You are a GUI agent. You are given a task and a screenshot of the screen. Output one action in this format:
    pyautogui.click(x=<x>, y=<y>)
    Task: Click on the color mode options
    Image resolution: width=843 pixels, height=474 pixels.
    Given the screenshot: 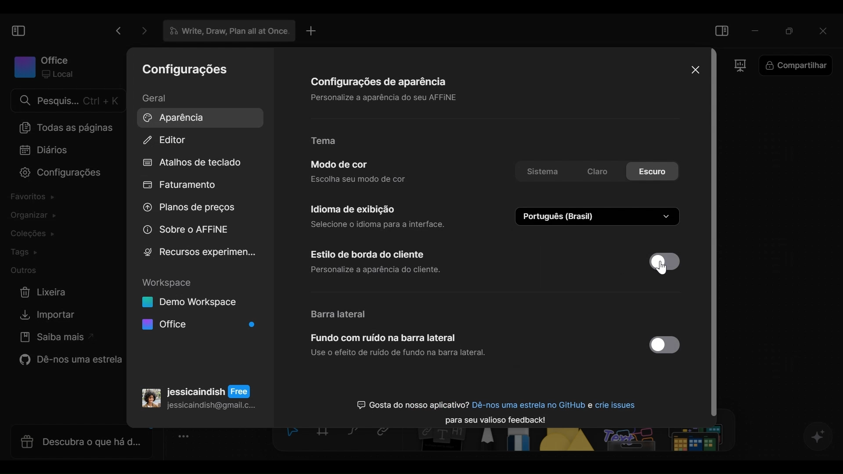 What is the action you would take?
    pyautogui.click(x=597, y=172)
    